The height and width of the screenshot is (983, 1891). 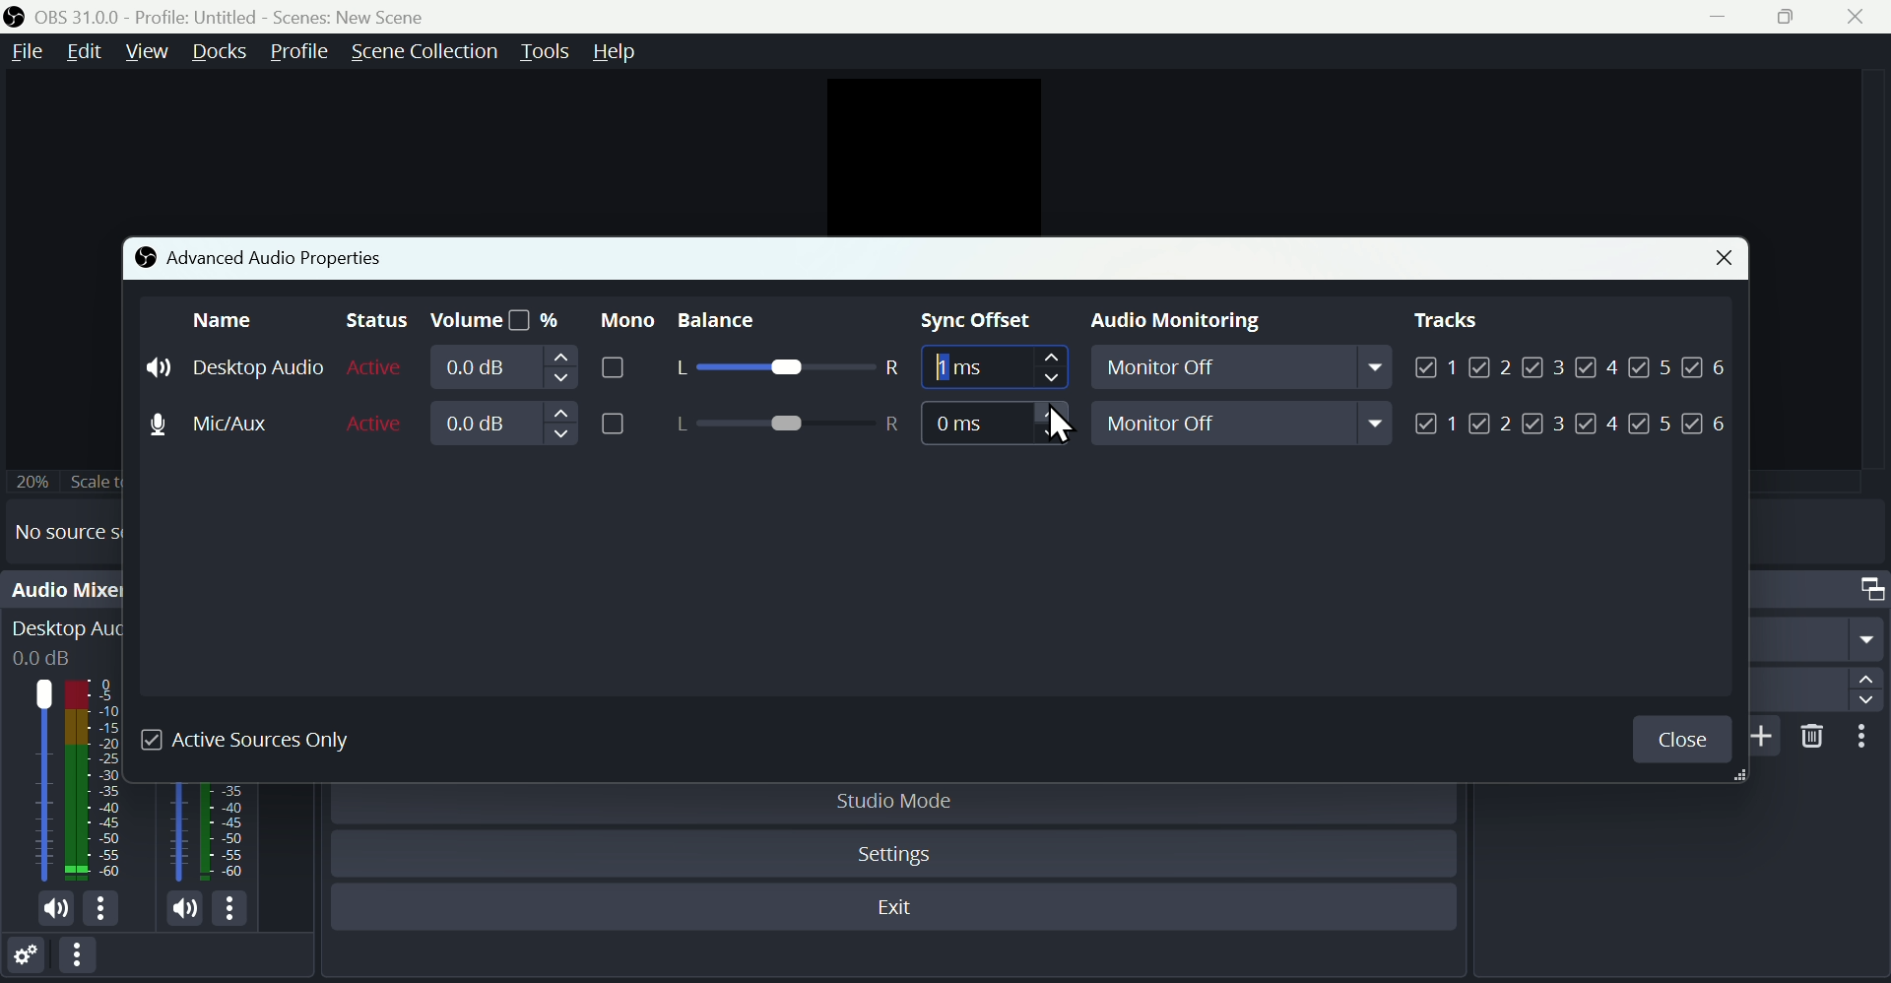 What do you see at coordinates (1649, 425) in the screenshot?
I see `(un)check Track 5` at bounding box center [1649, 425].